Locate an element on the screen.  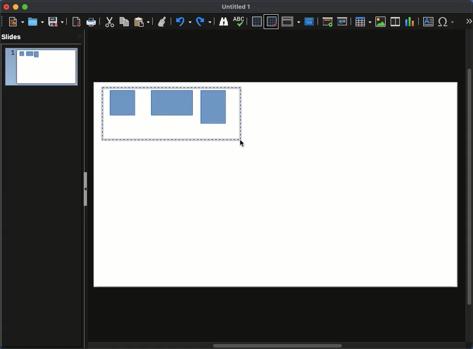
Export directly as PDF is located at coordinates (75, 22).